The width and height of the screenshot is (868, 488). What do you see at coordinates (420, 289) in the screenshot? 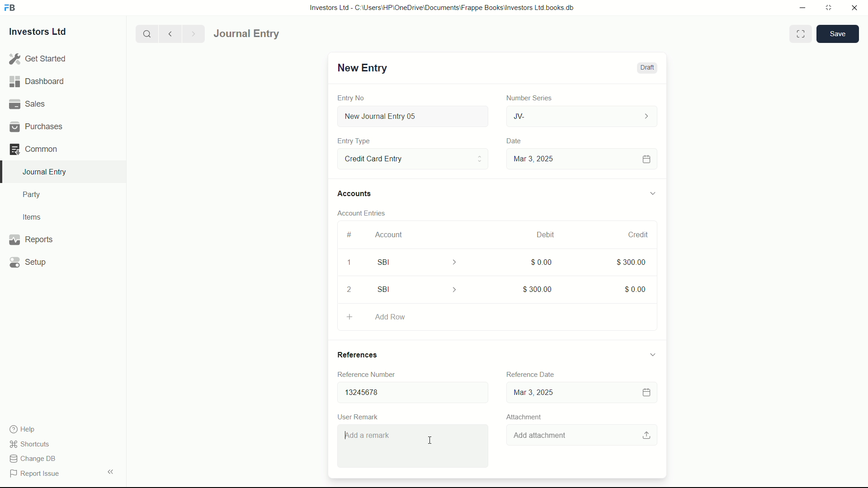
I see `SBI` at bounding box center [420, 289].